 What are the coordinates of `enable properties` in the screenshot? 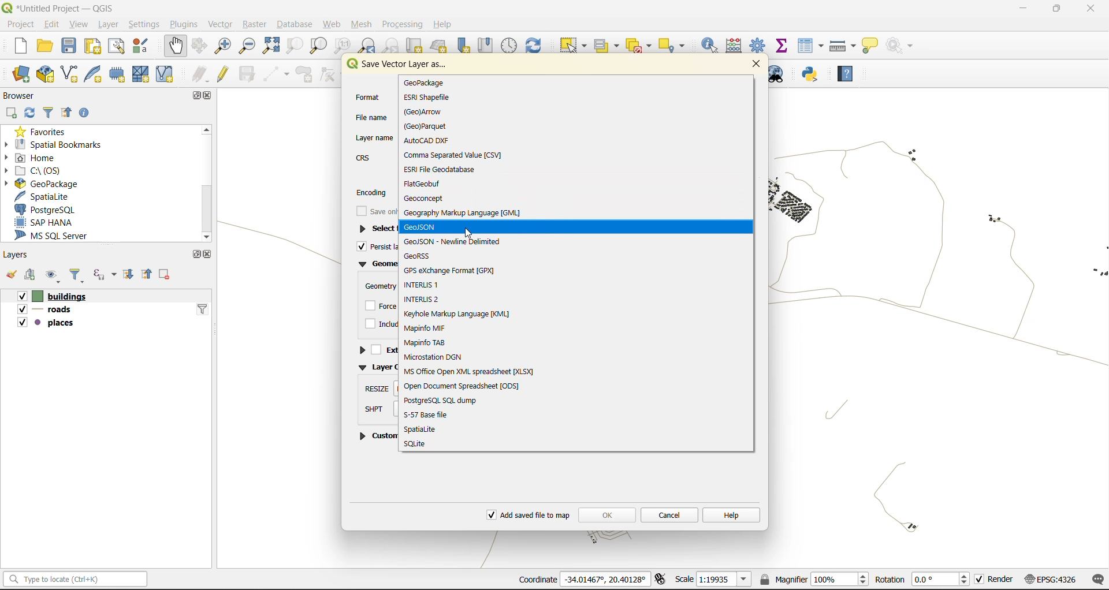 It's located at (87, 111).